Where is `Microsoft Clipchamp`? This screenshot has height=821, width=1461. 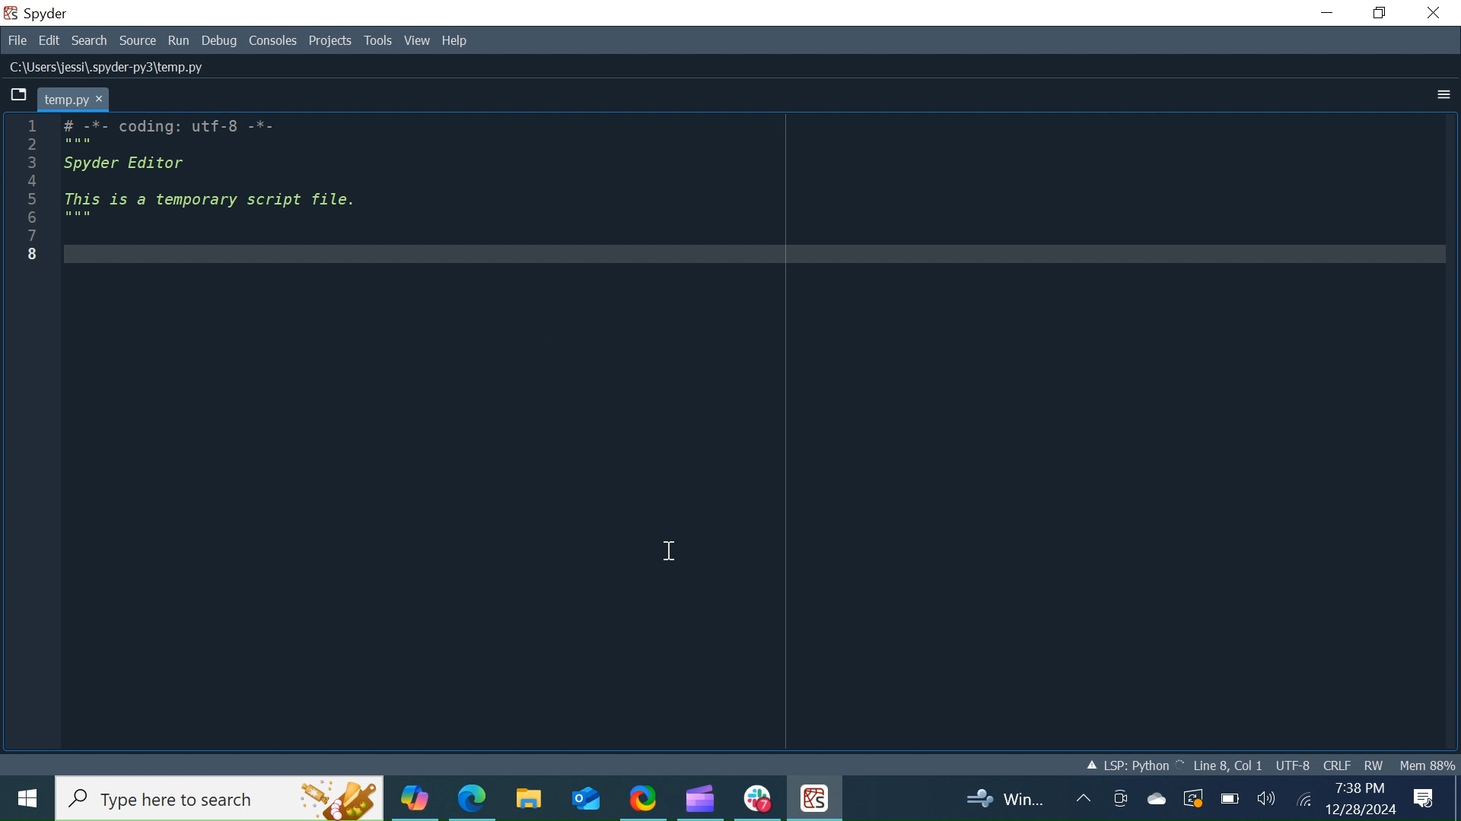
Microsoft Clipchamp is located at coordinates (699, 797).